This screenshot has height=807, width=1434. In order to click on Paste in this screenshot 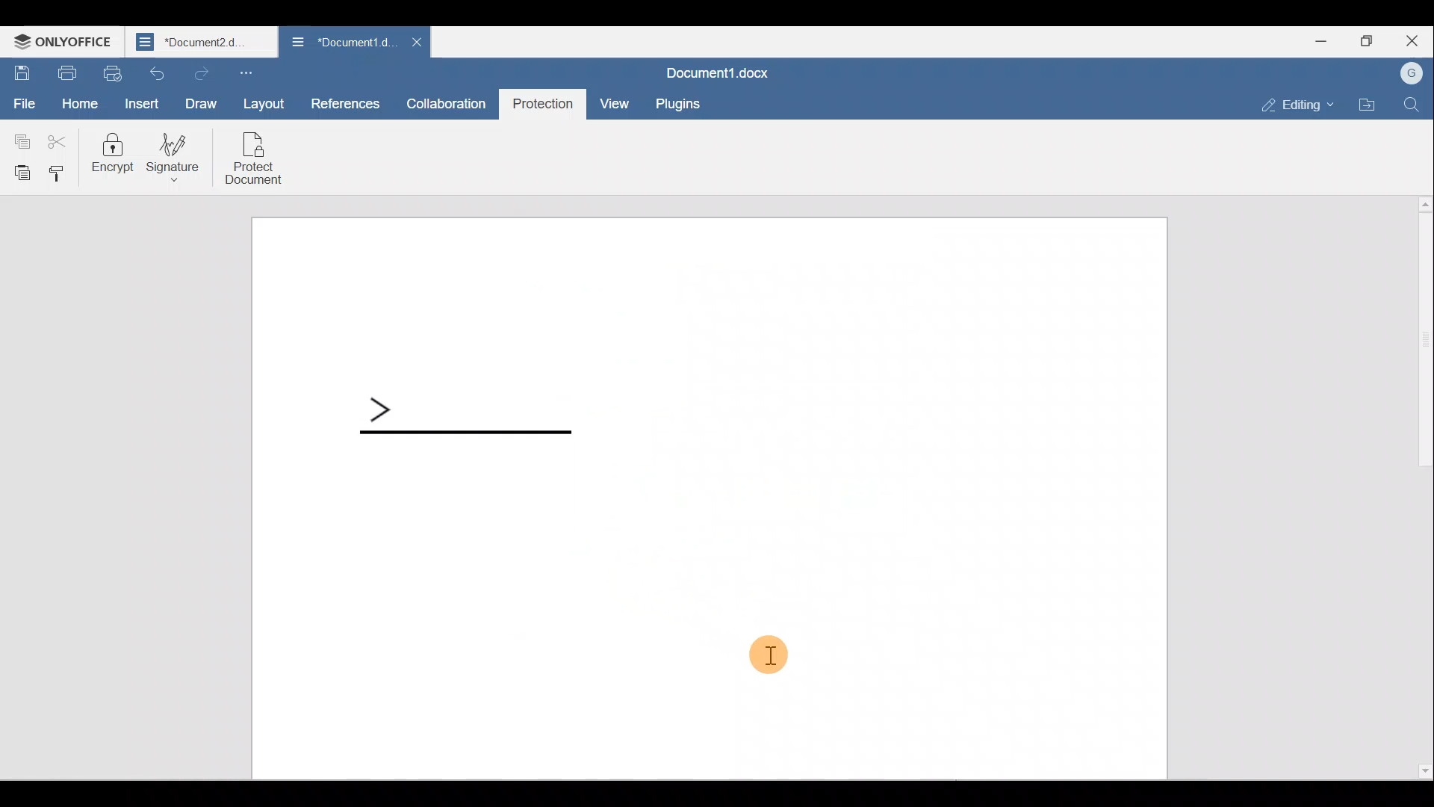, I will do `click(16, 167)`.